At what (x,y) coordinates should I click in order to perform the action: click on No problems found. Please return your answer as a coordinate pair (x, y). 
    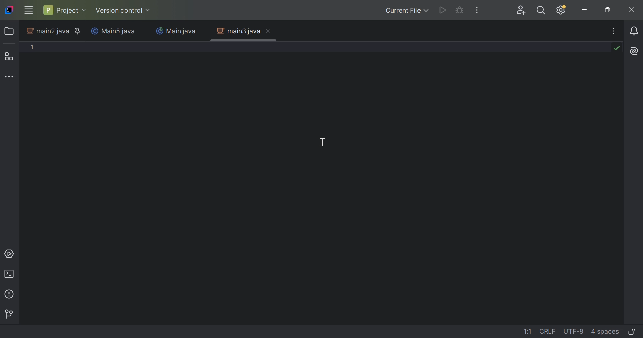
    Looking at the image, I should click on (616, 48).